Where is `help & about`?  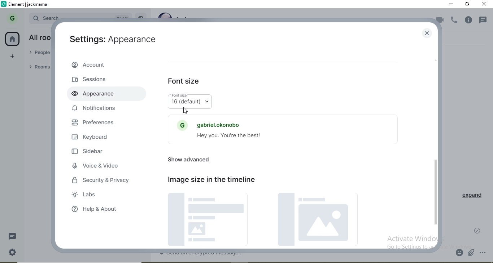 help & about is located at coordinates (99, 210).